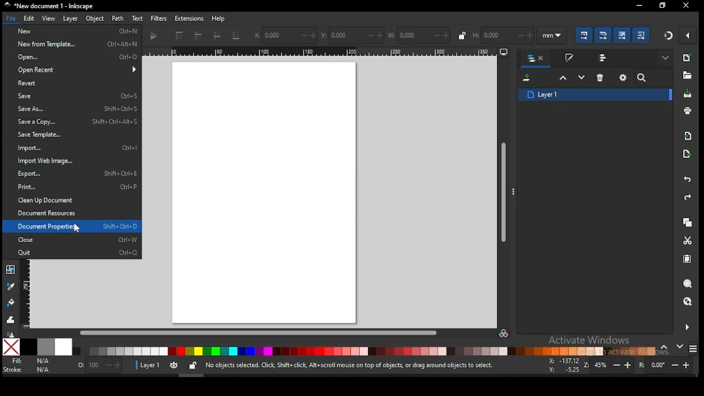 This screenshot has width=704, height=396. What do you see at coordinates (688, 136) in the screenshot?
I see `import` at bounding box center [688, 136].